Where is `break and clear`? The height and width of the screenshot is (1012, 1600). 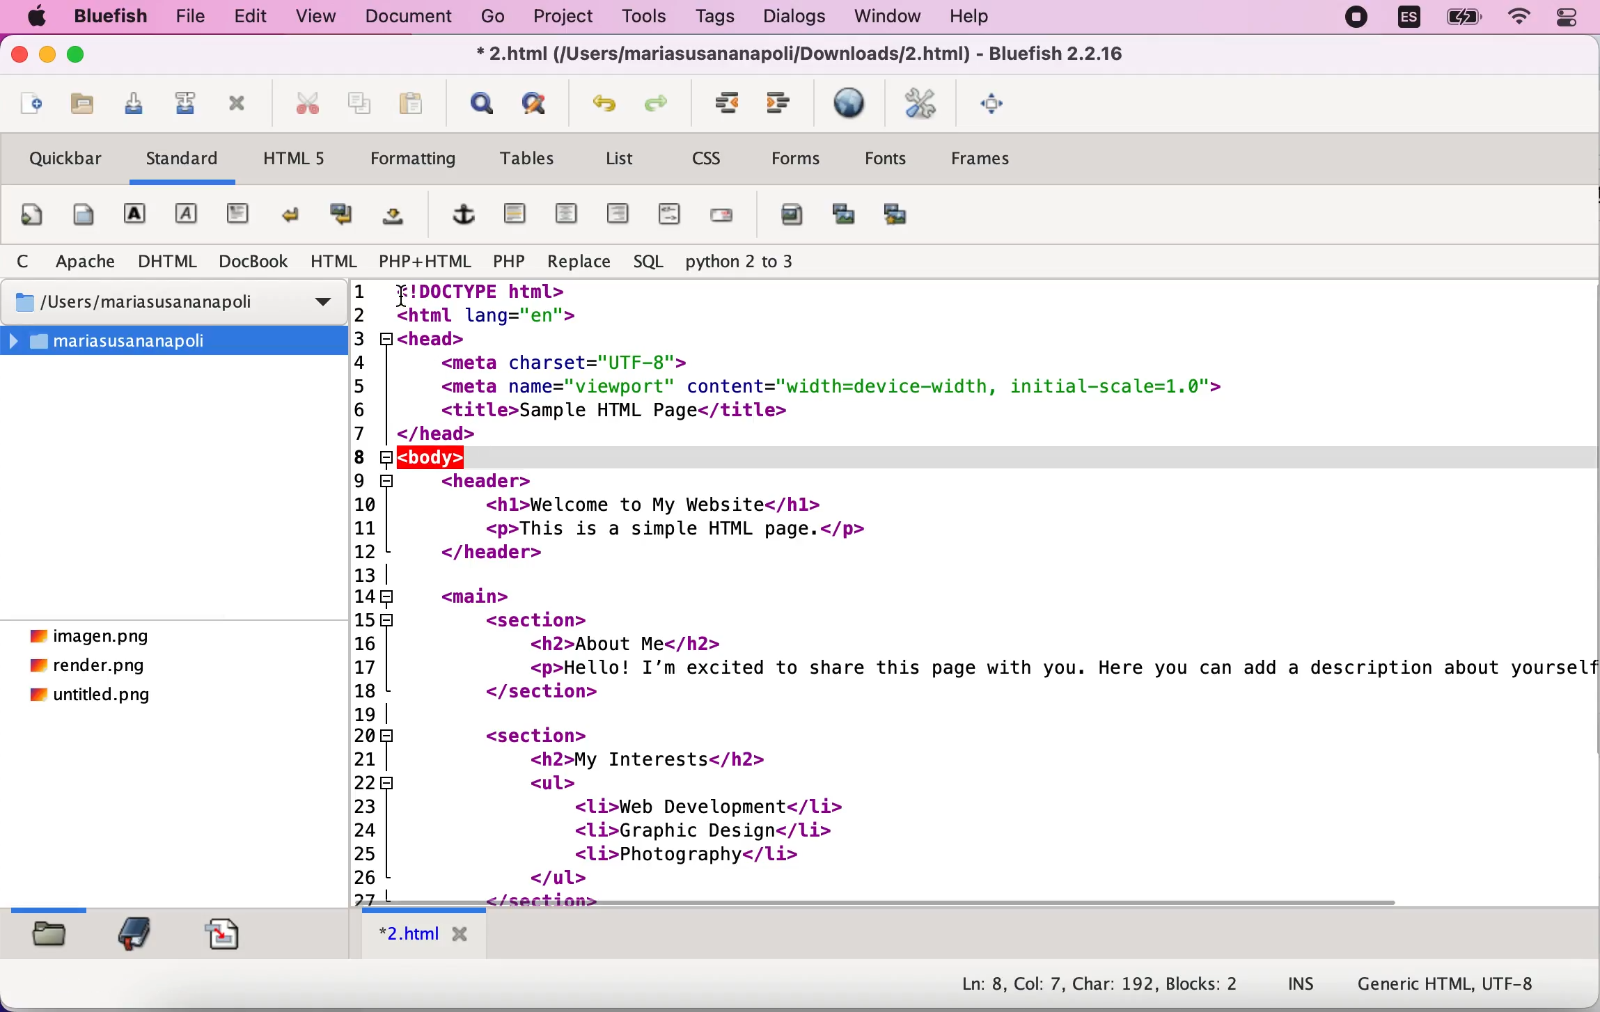
break and clear is located at coordinates (339, 217).